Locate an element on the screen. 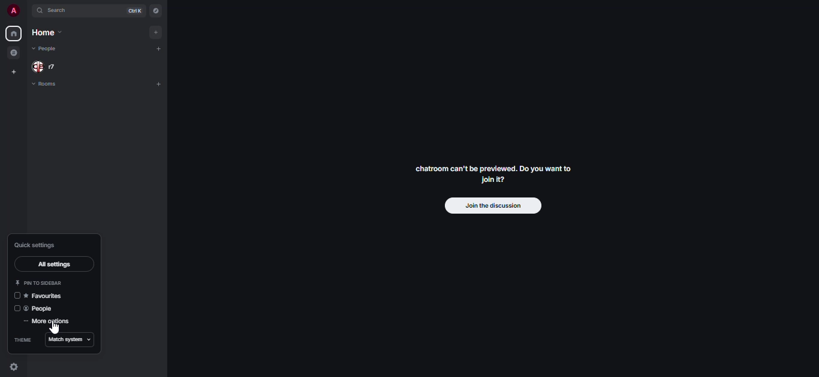 The height and width of the screenshot is (377, 819). quick settings is located at coordinates (16, 366).